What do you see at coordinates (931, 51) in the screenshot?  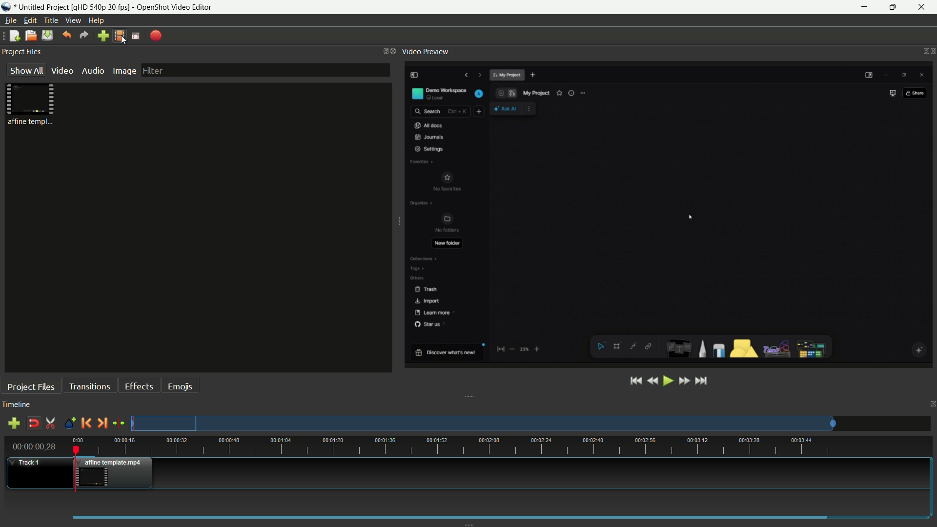 I see `close video preview` at bounding box center [931, 51].